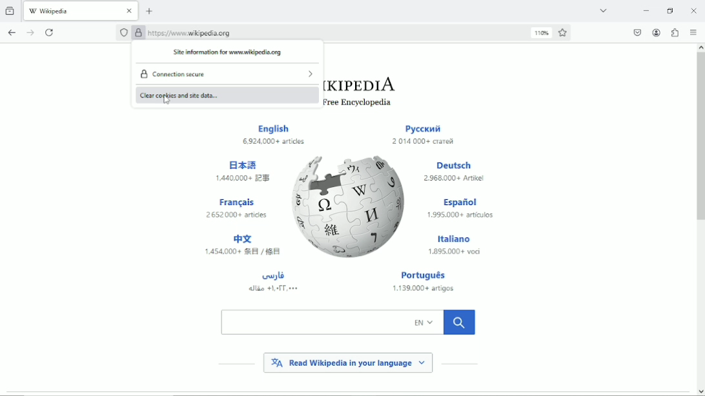  I want to click on Deutsch2968.000+ Artikel, so click(454, 172).